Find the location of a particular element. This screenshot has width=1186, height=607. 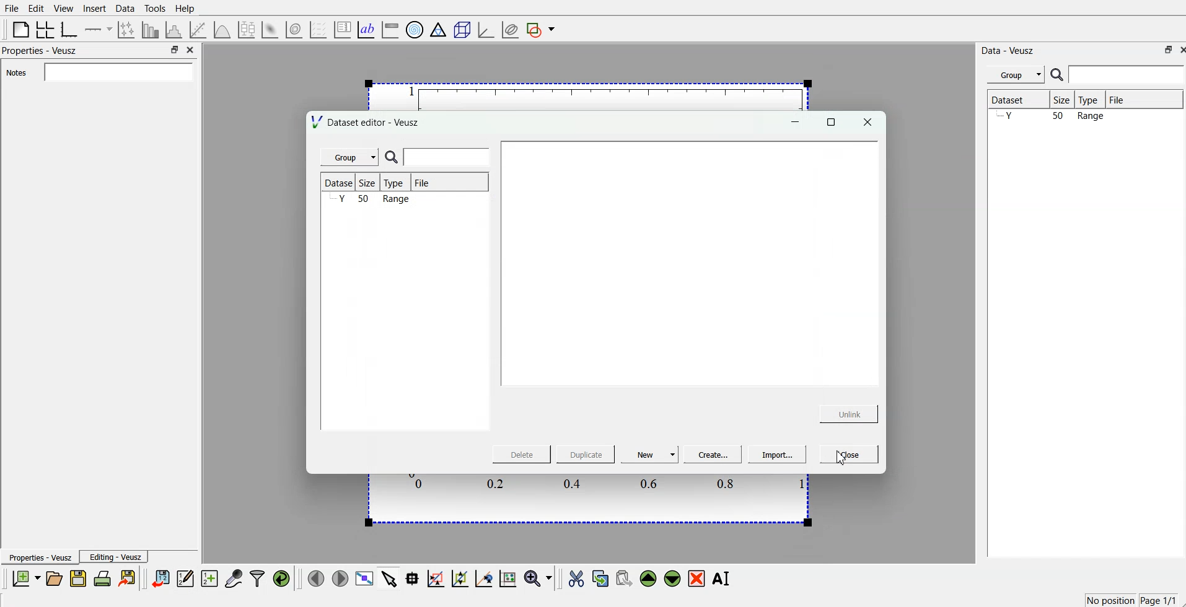

Notes field is located at coordinates (117, 71).